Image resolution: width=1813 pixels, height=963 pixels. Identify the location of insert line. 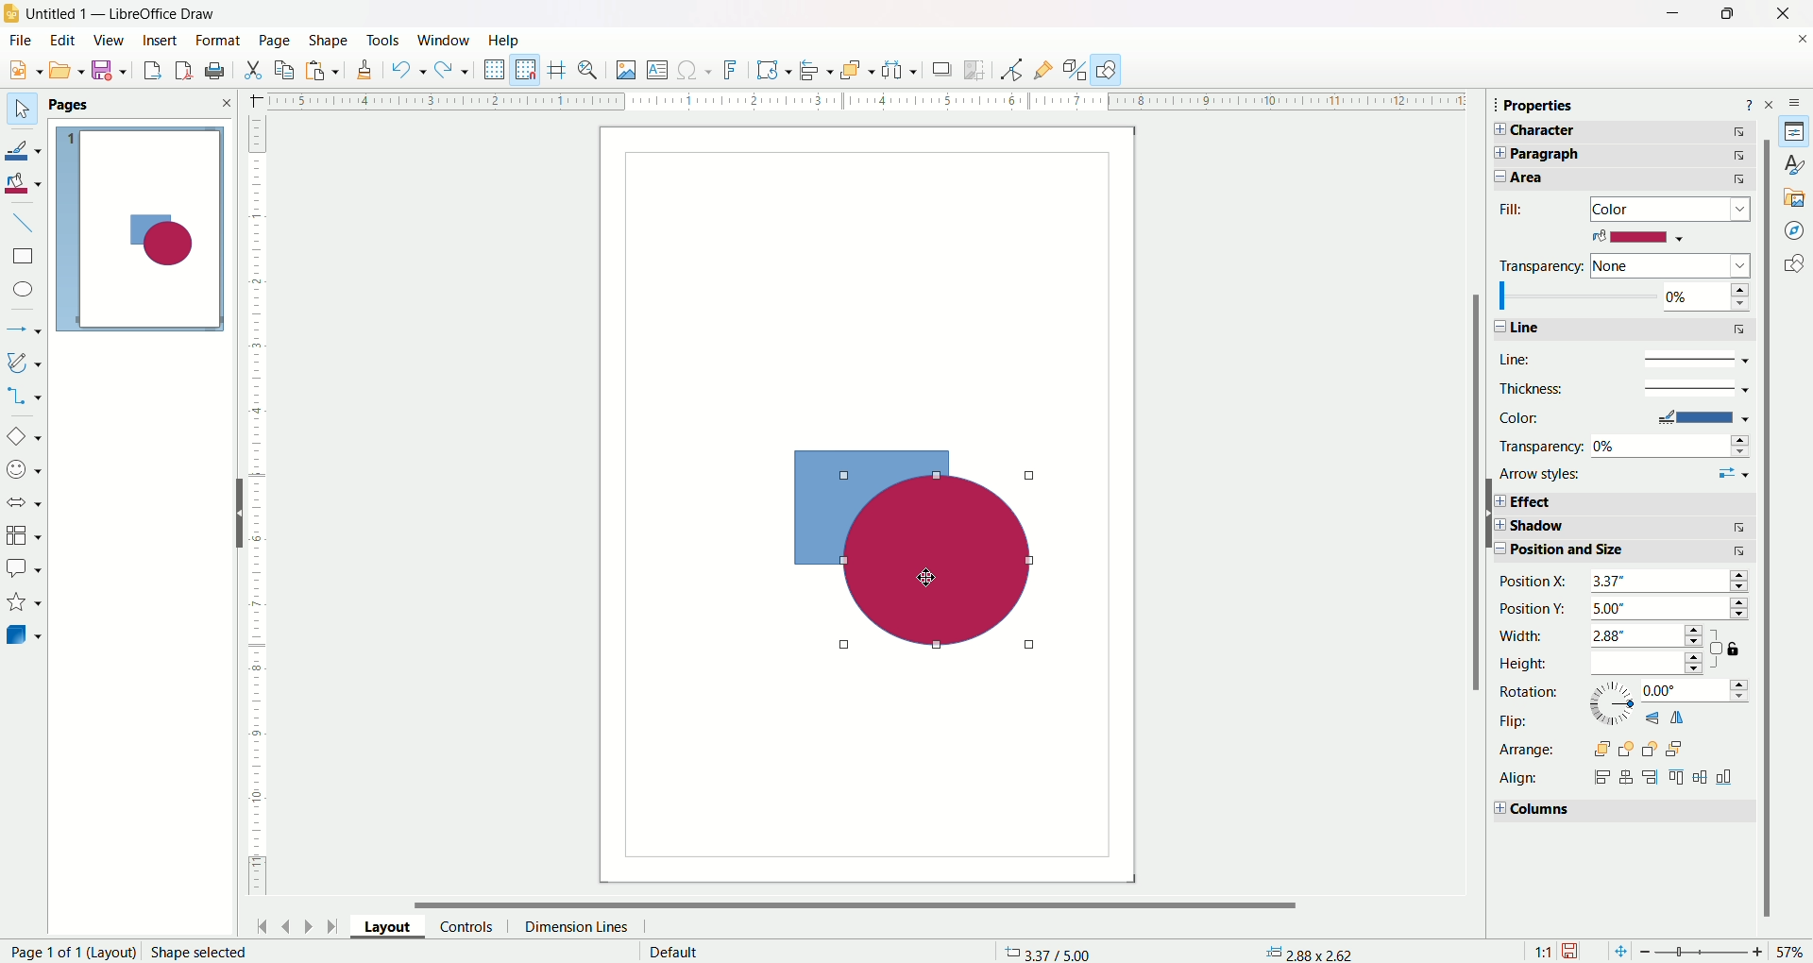
(30, 223).